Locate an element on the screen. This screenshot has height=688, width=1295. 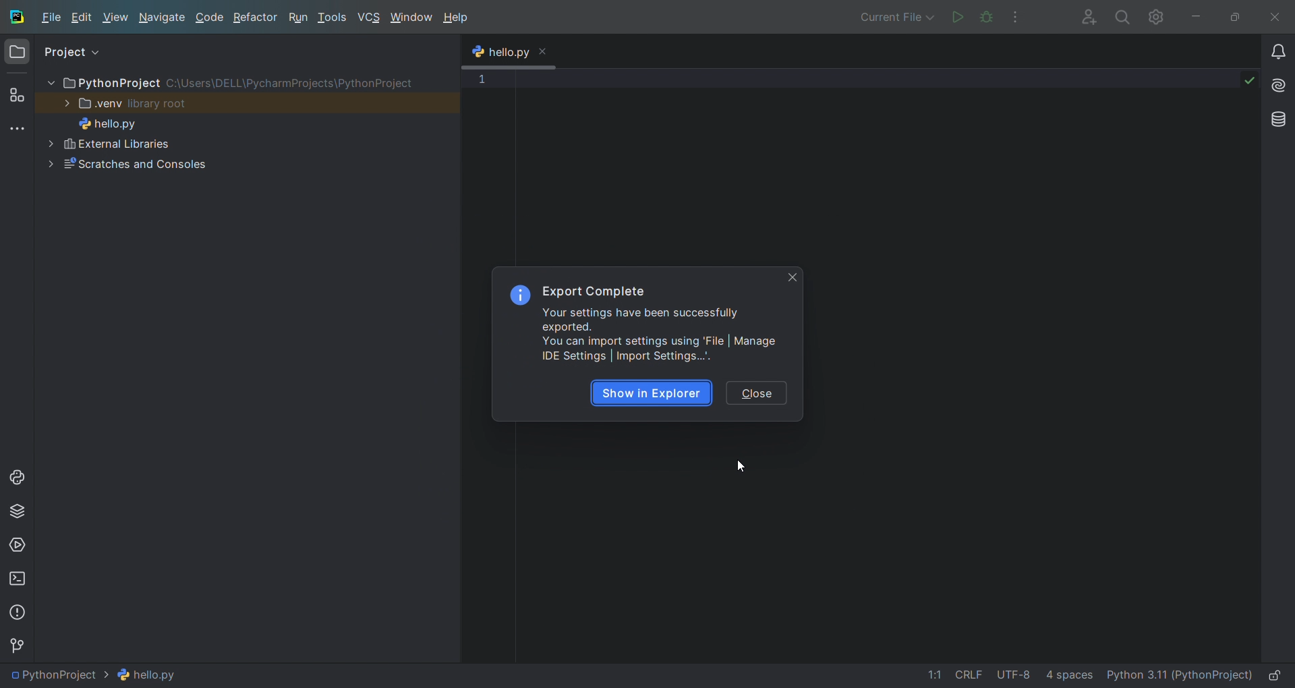
minimize is located at coordinates (1195, 16).